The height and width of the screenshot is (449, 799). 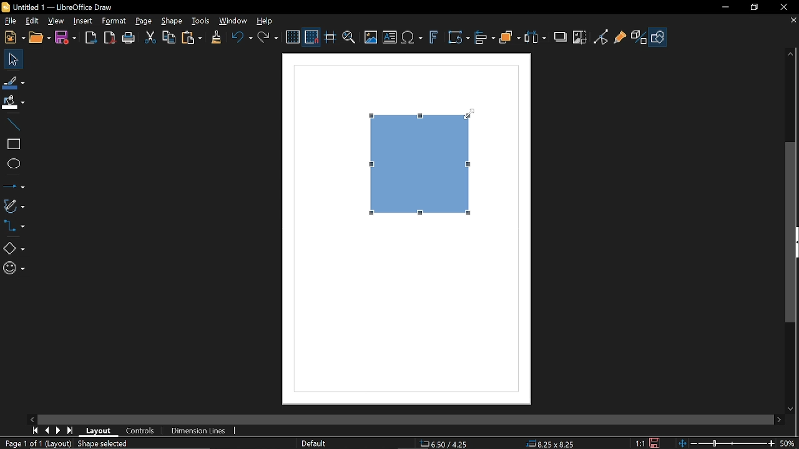 I want to click on Save, so click(x=67, y=37).